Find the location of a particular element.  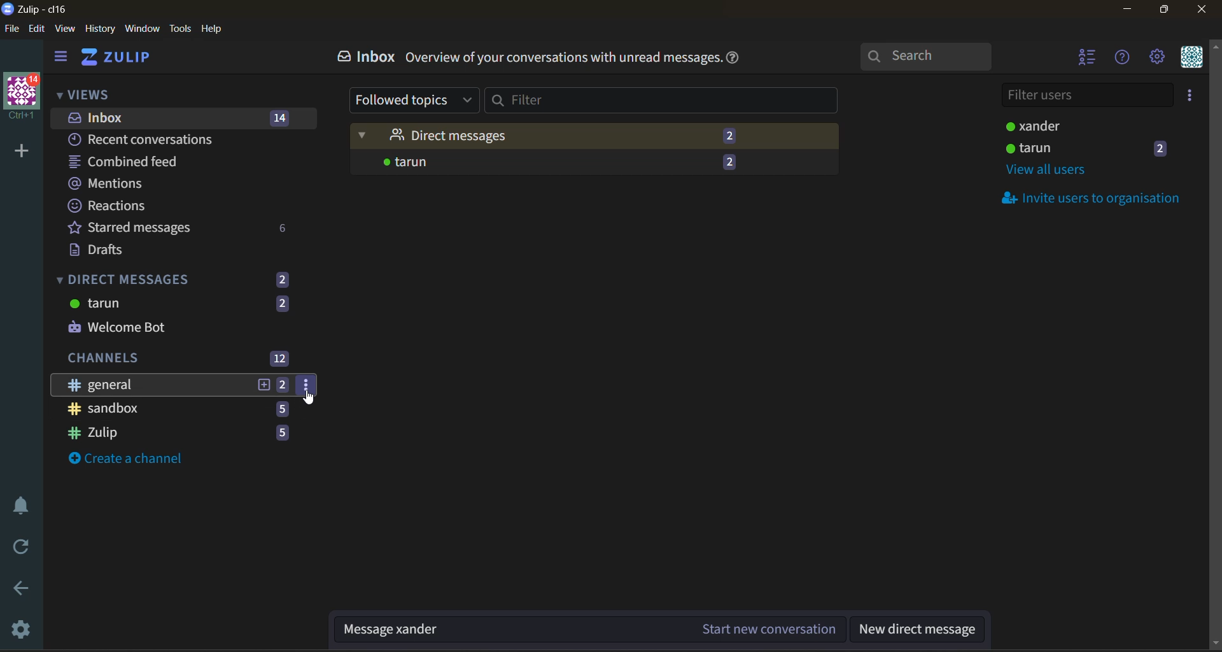

reload is located at coordinates (26, 548).